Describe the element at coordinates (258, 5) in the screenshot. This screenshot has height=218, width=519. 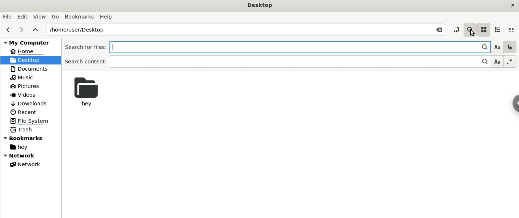
I see `Desktop` at that location.